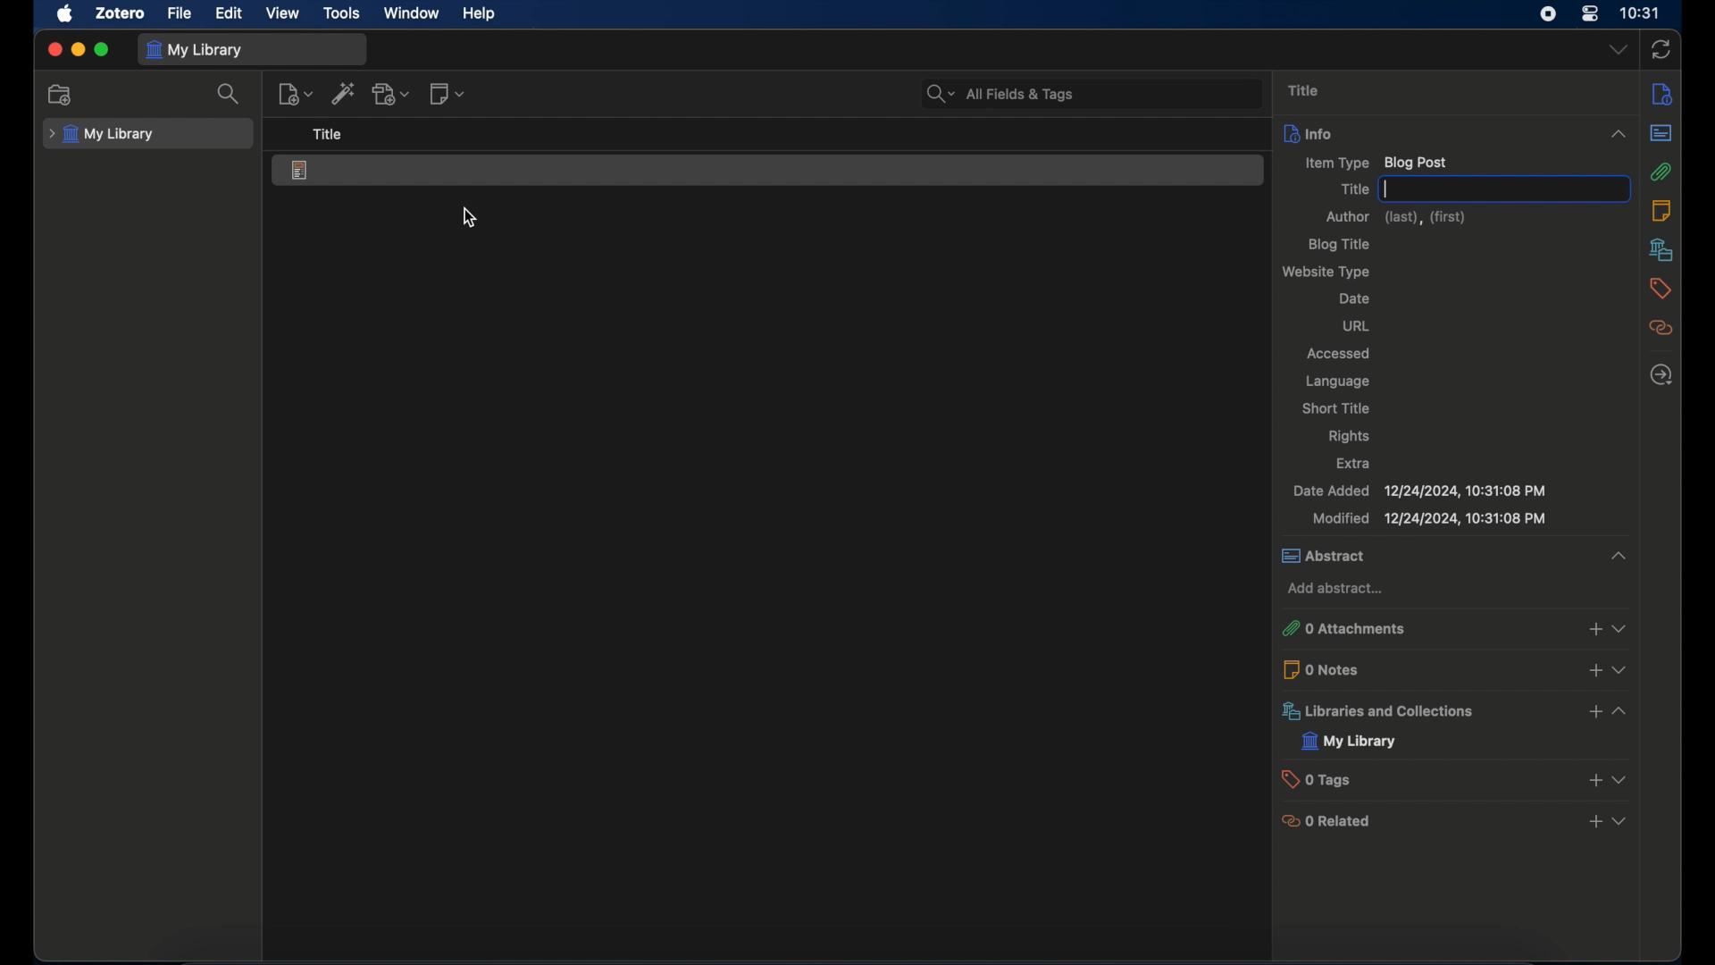 The width and height of the screenshot is (1715, 965). What do you see at coordinates (1662, 328) in the screenshot?
I see `related` at bounding box center [1662, 328].